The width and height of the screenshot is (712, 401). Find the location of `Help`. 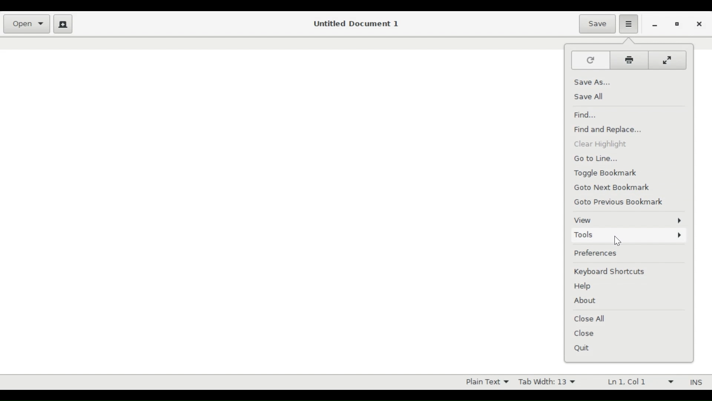

Help is located at coordinates (584, 287).